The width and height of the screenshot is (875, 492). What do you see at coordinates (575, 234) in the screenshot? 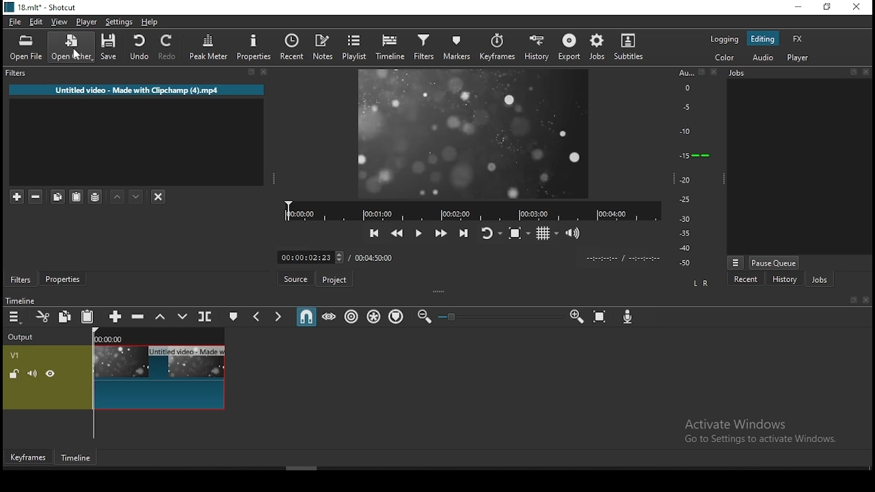
I see `show video volume control` at bounding box center [575, 234].